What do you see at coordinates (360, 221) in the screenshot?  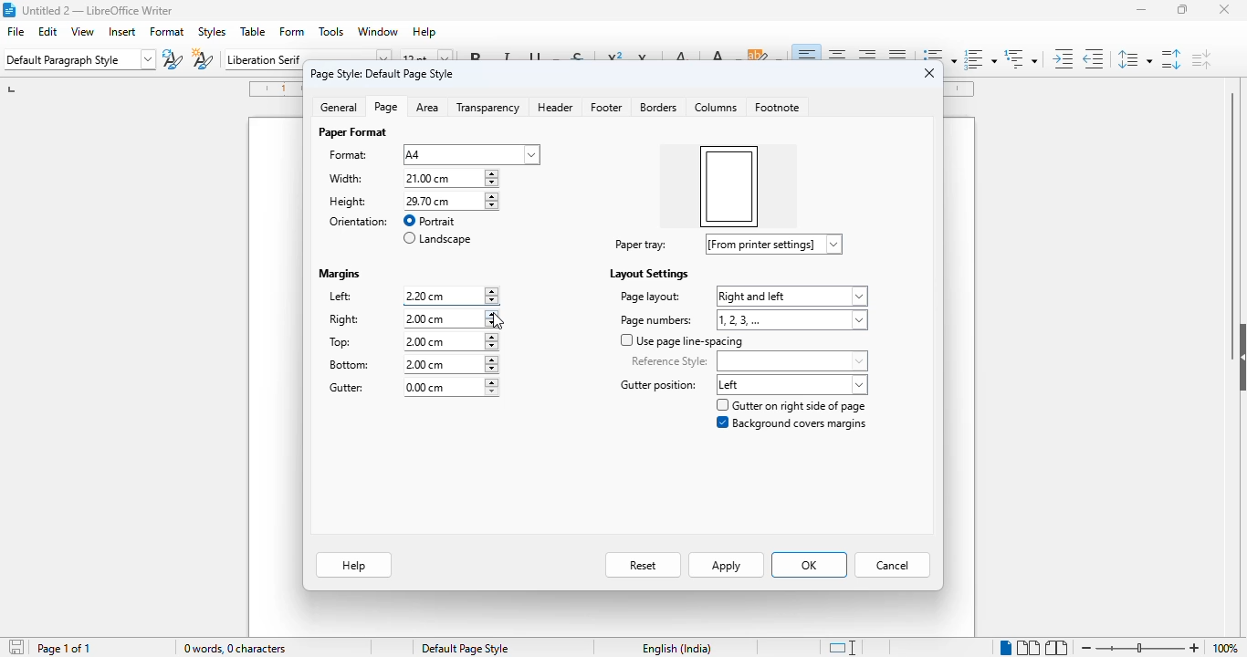 I see `orientation: ` at bounding box center [360, 221].